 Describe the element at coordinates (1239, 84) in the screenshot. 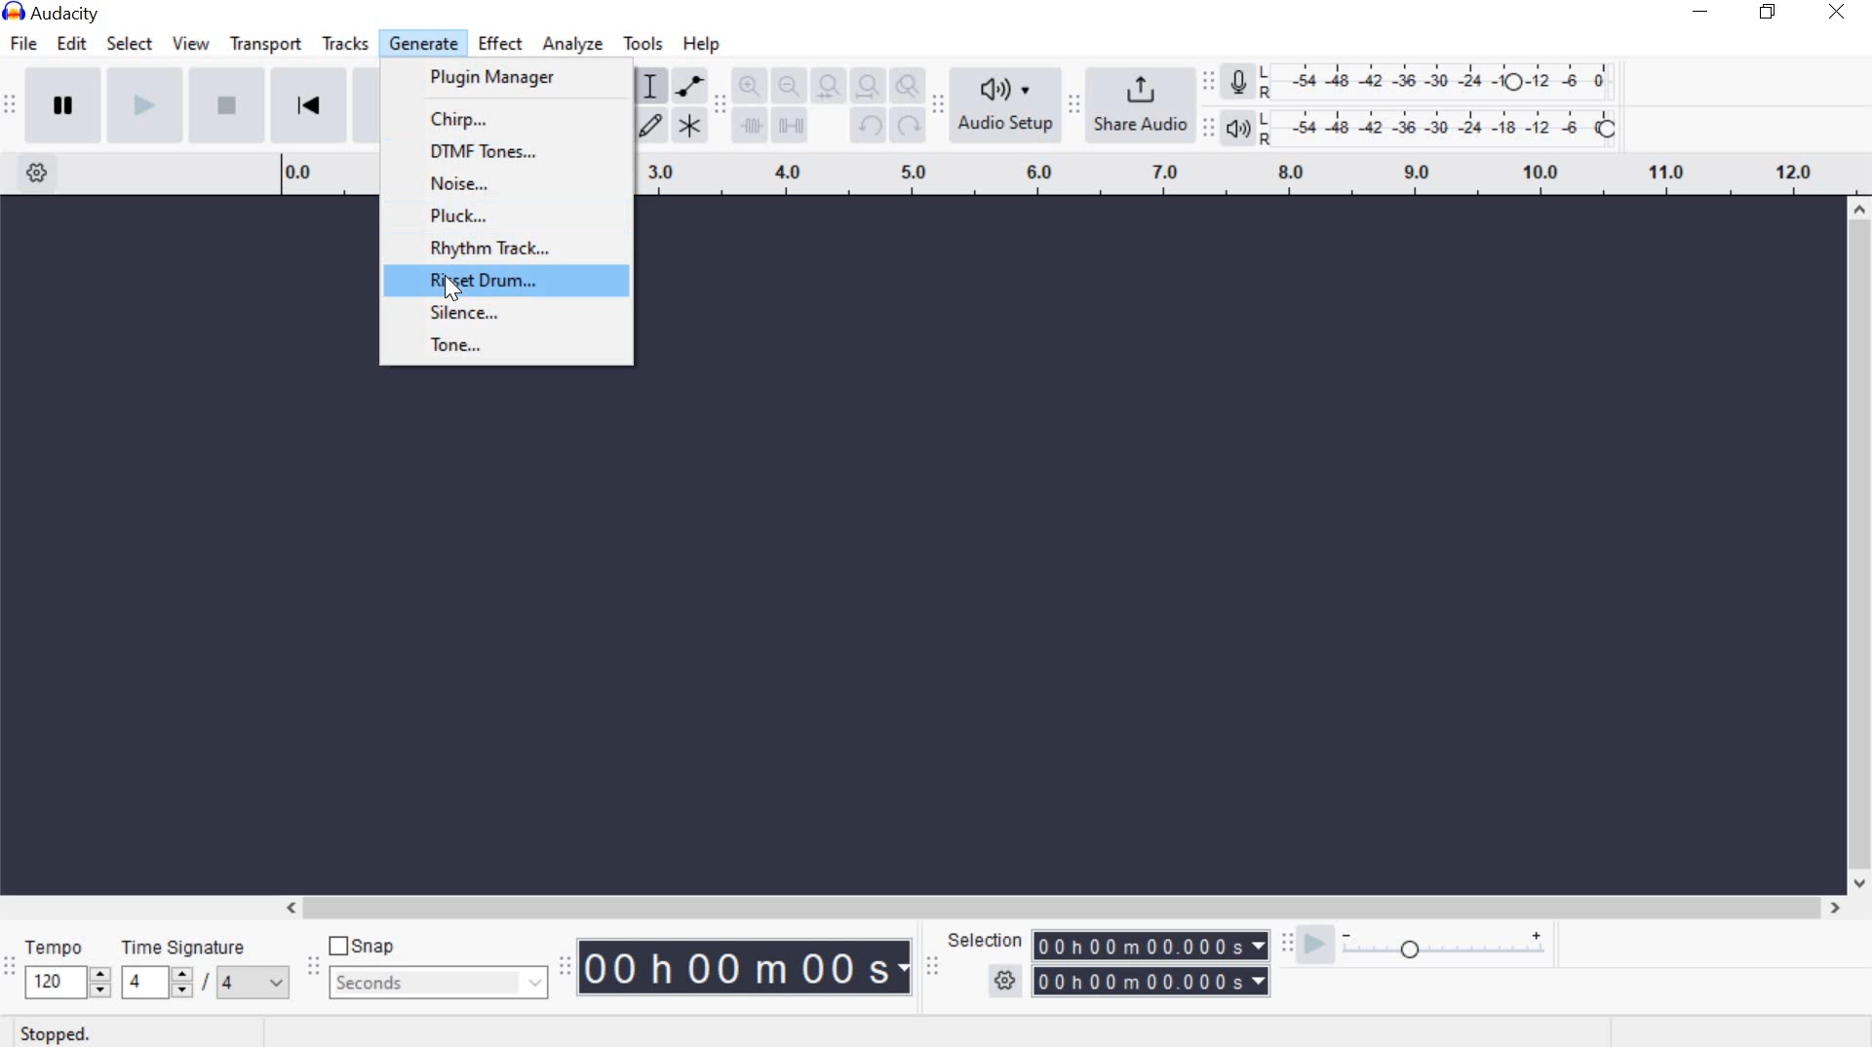

I see `Record Meter` at that location.